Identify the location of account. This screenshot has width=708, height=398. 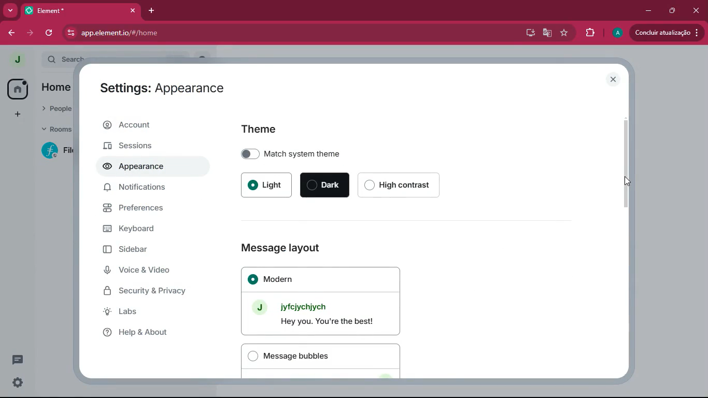
(148, 126).